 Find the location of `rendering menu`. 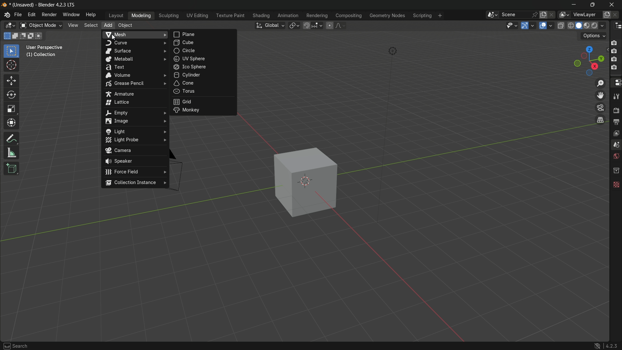

rendering menu is located at coordinates (317, 15).